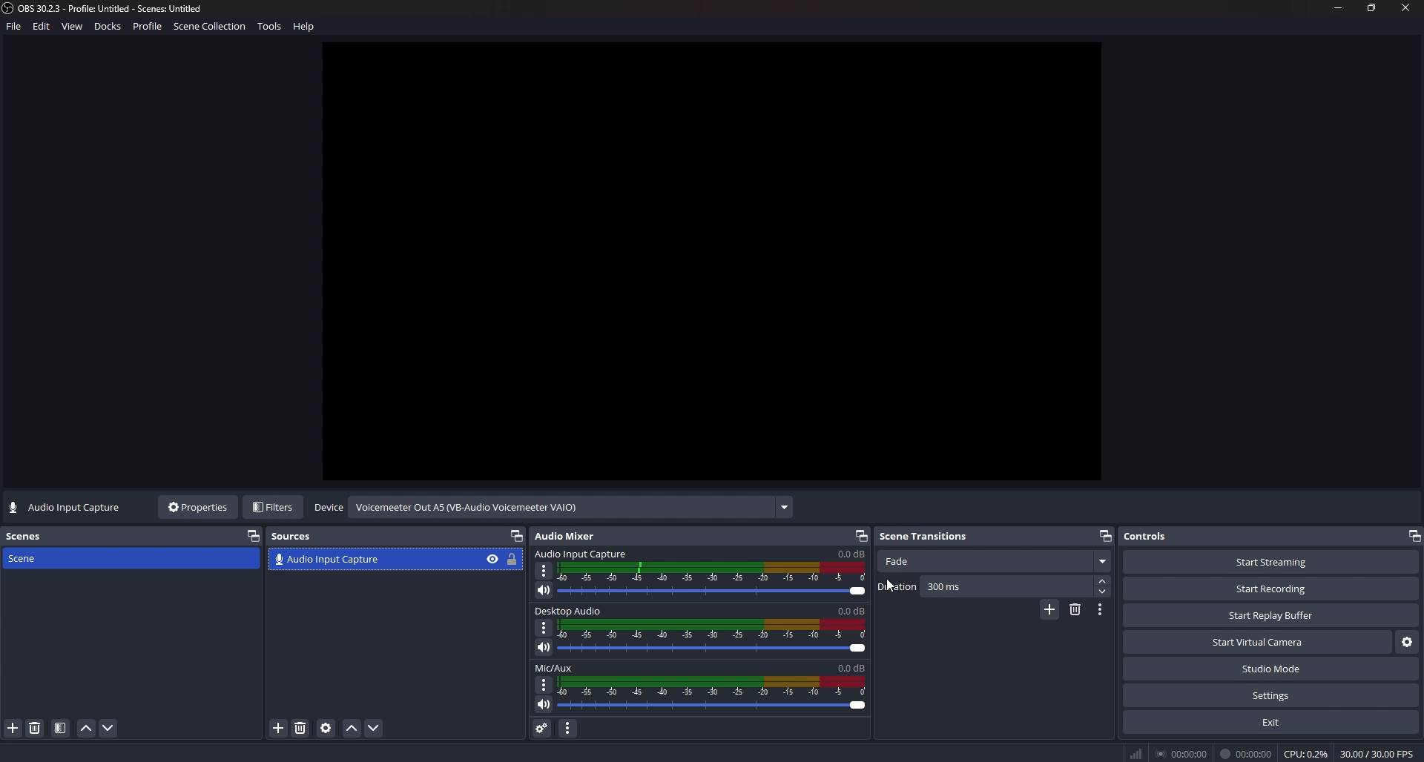 The height and width of the screenshot is (762, 1424). Describe the element at coordinates (850, 611) in the screenshot. I see `volume level` at that location.